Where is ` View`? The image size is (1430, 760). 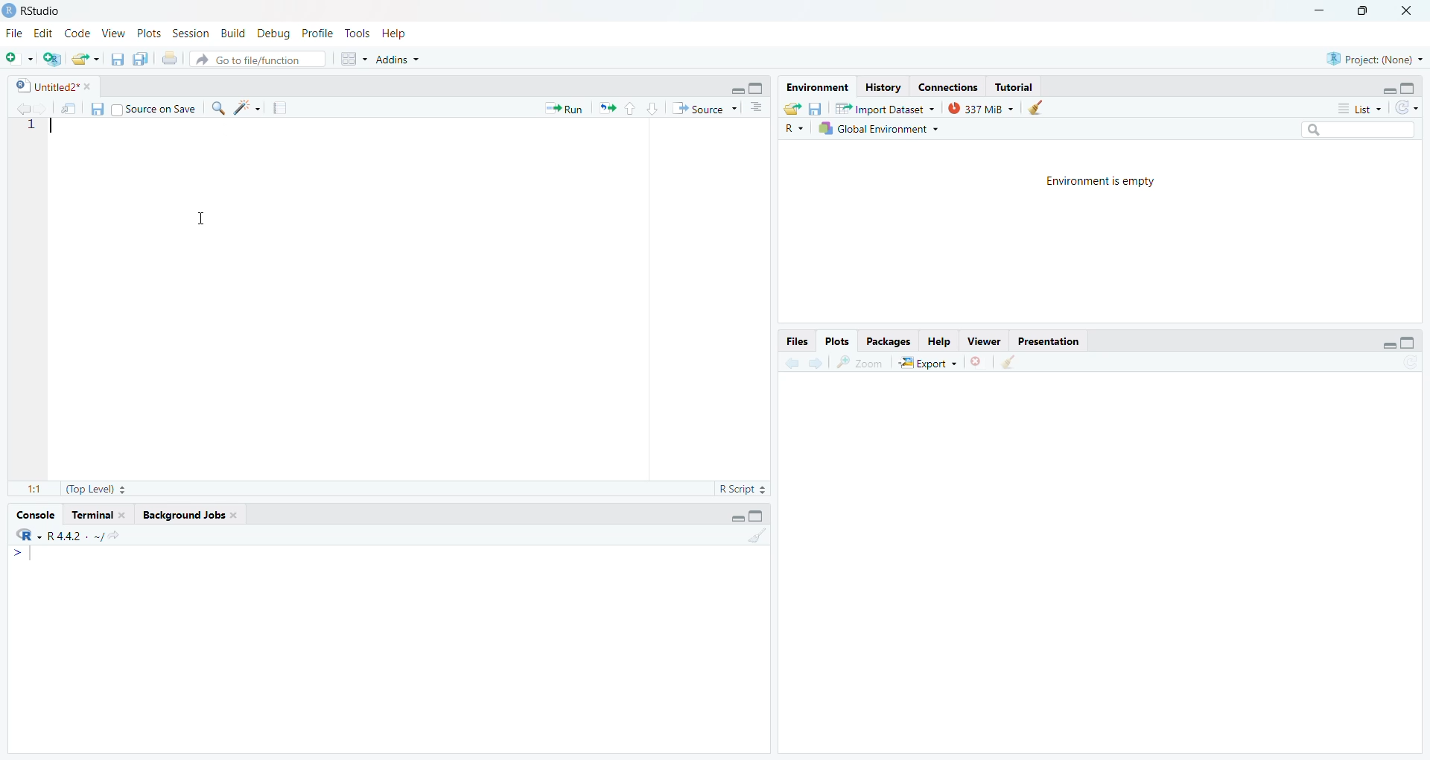
 View is located at coordinates (112, 33).